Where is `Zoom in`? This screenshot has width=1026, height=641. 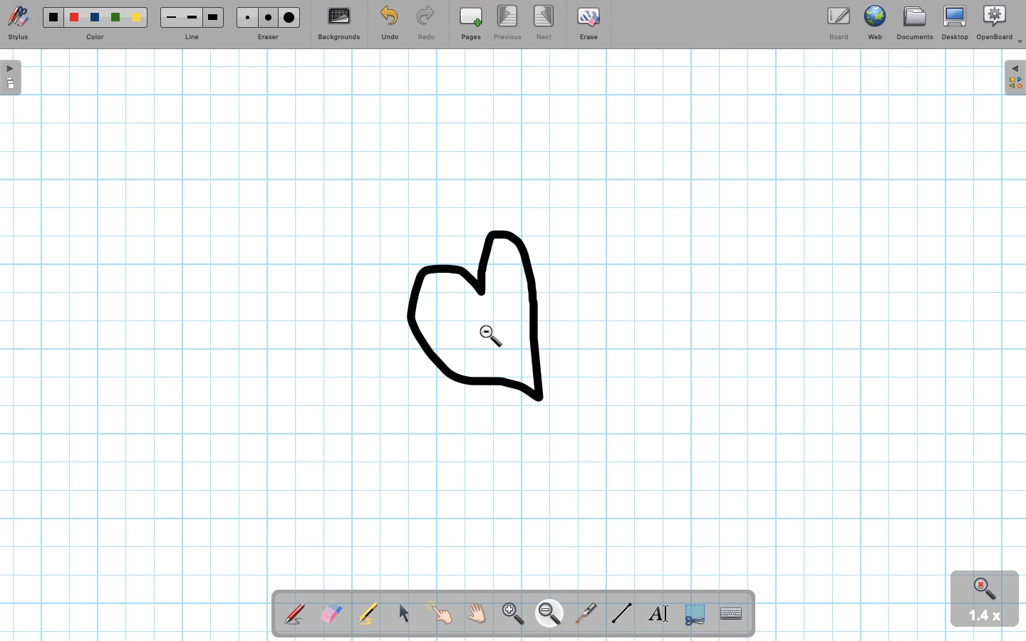 Zoom in is located at coordinates (989, 588).